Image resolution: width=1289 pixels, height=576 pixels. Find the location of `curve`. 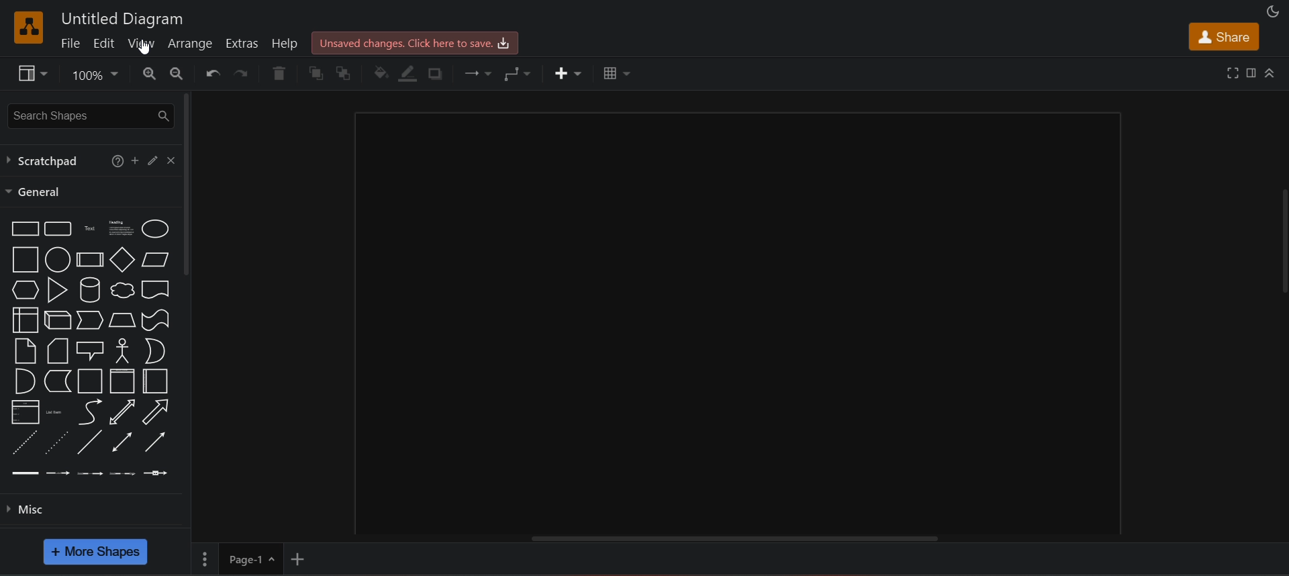

curve is located at coordinates (90, 412).